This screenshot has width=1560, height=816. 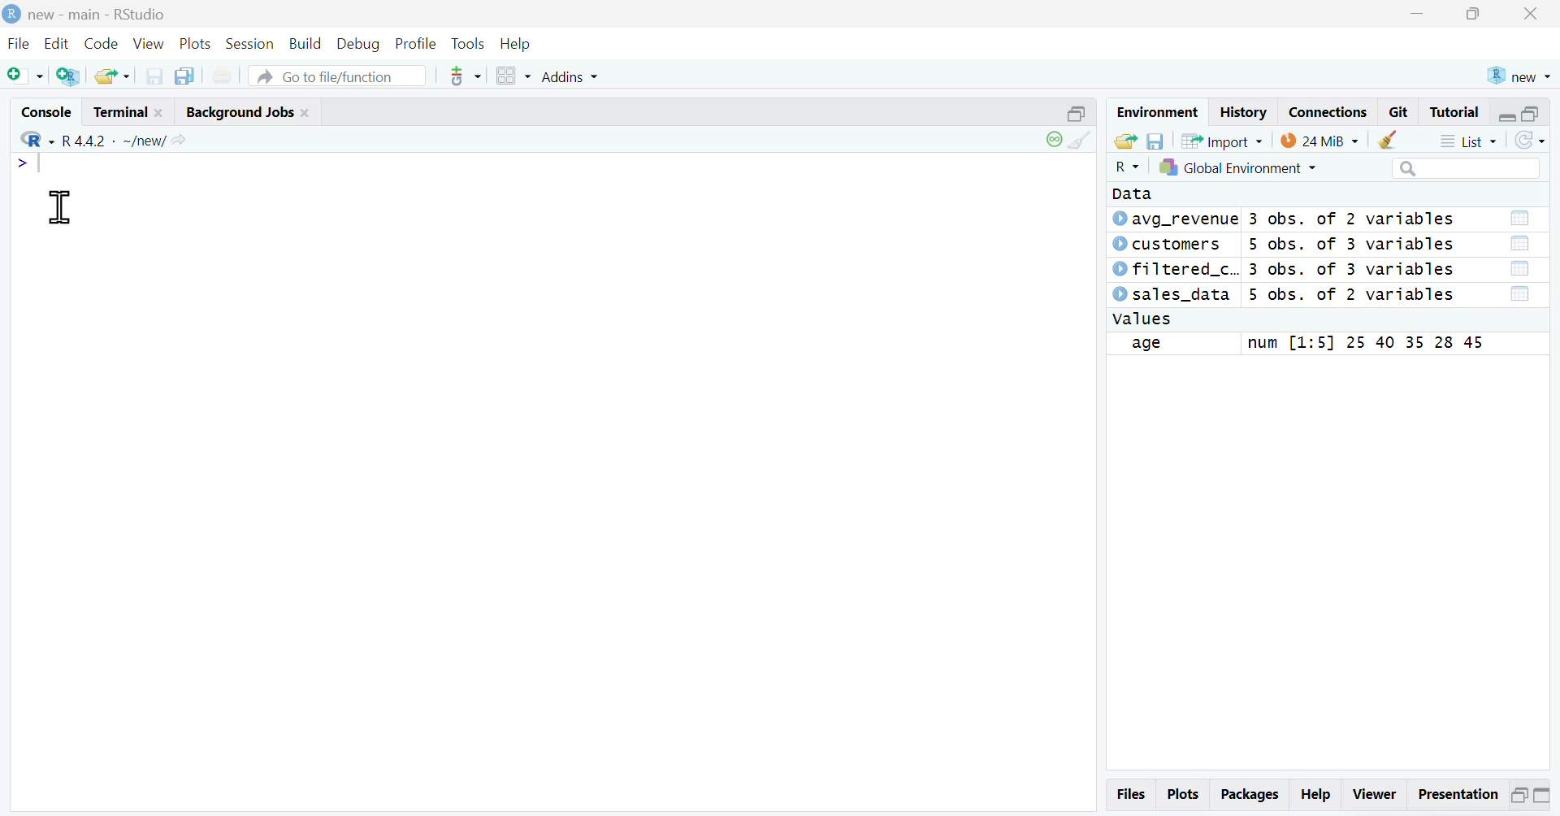 What do you see at coordinates (220, 76) in the screenshot?
I see `Print the current file` at bounding box center [220, 76].